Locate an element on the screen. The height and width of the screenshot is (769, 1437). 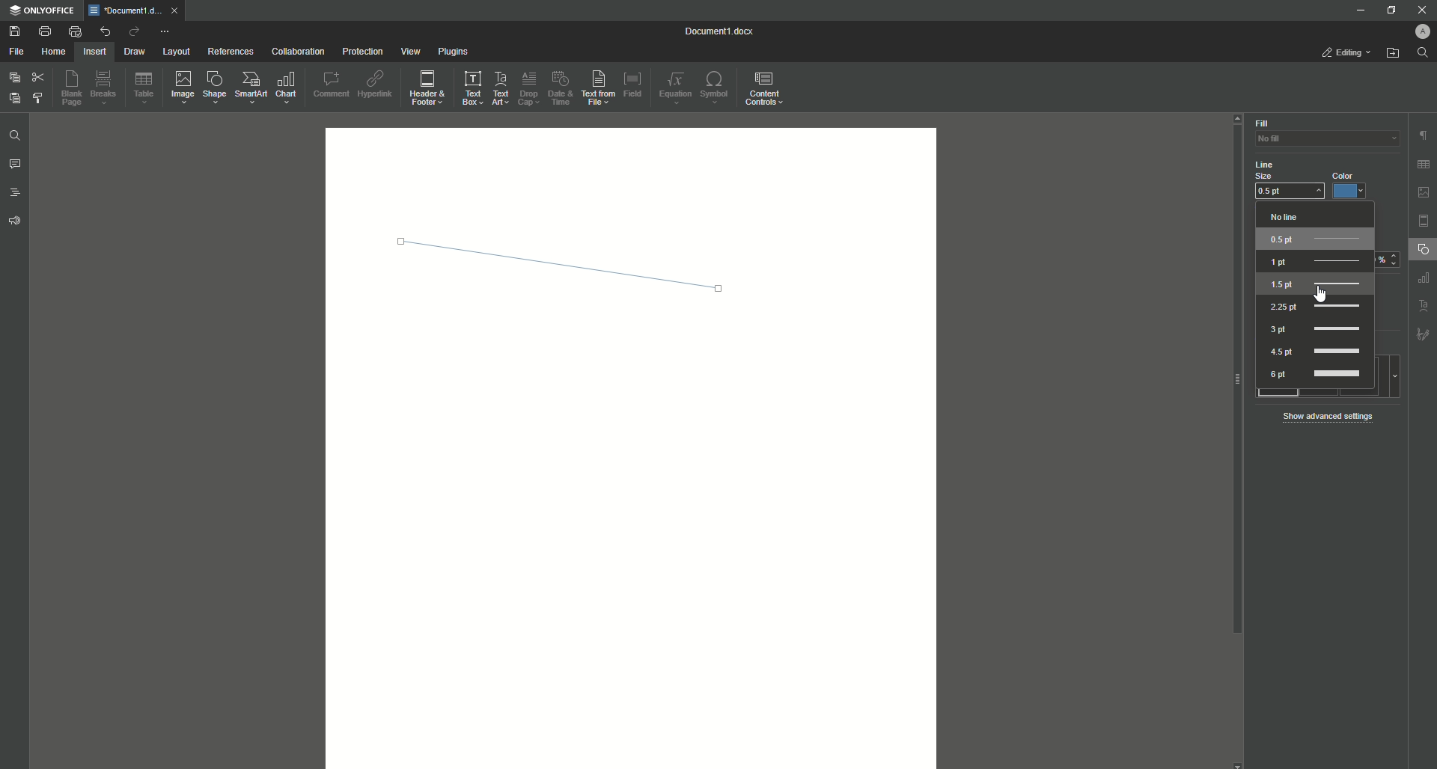
Equation is located at coordinates (676, 88).